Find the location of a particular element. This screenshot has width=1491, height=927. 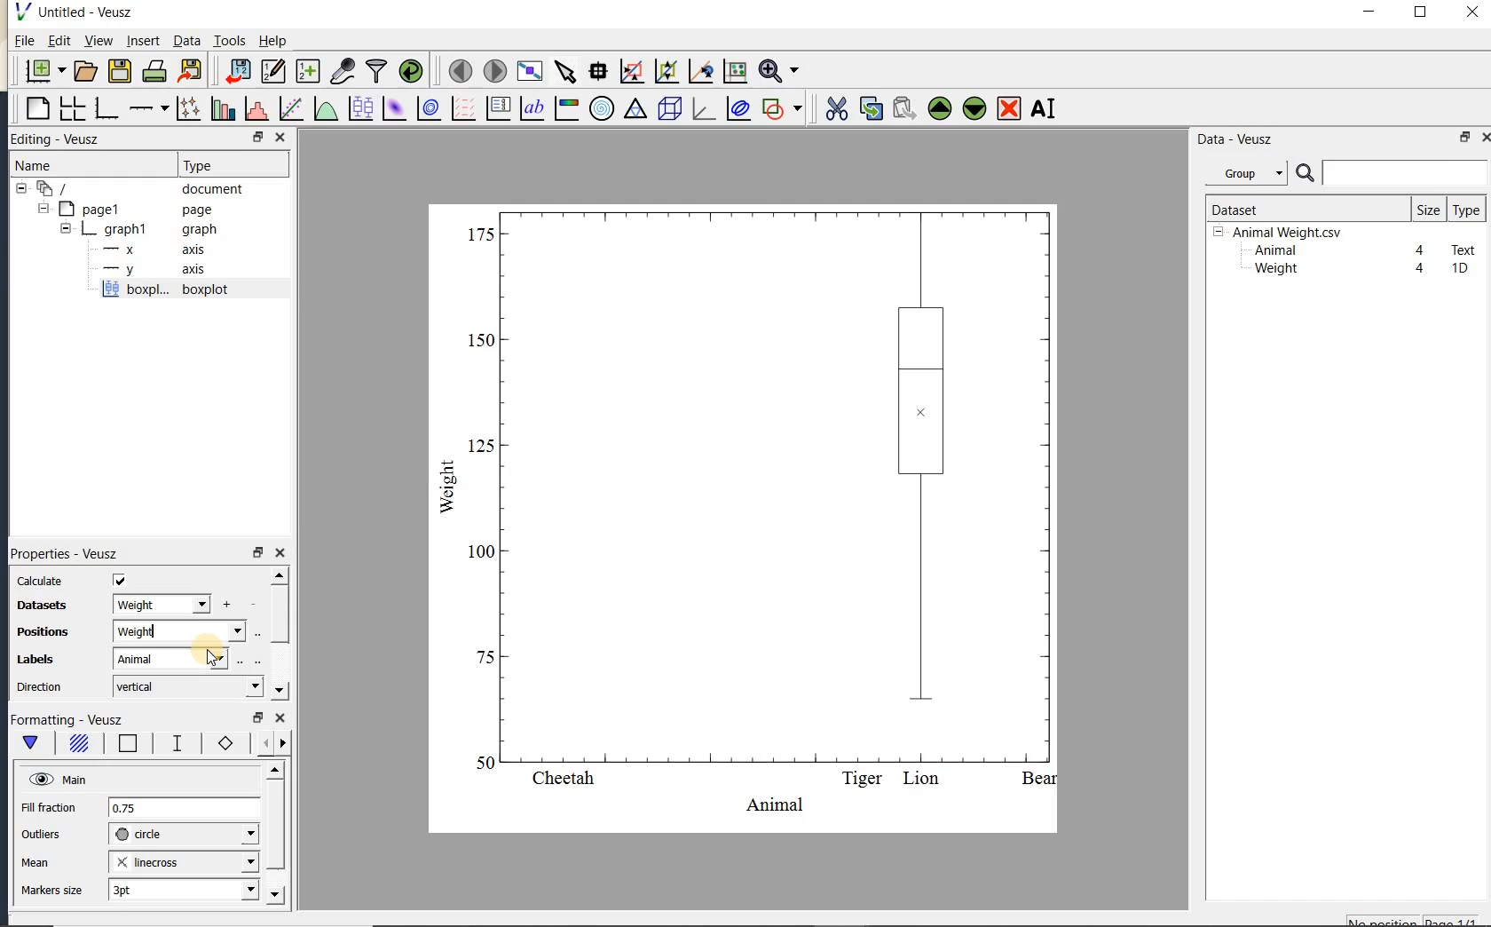

fit a function to data is located at coordinates (290, 108).